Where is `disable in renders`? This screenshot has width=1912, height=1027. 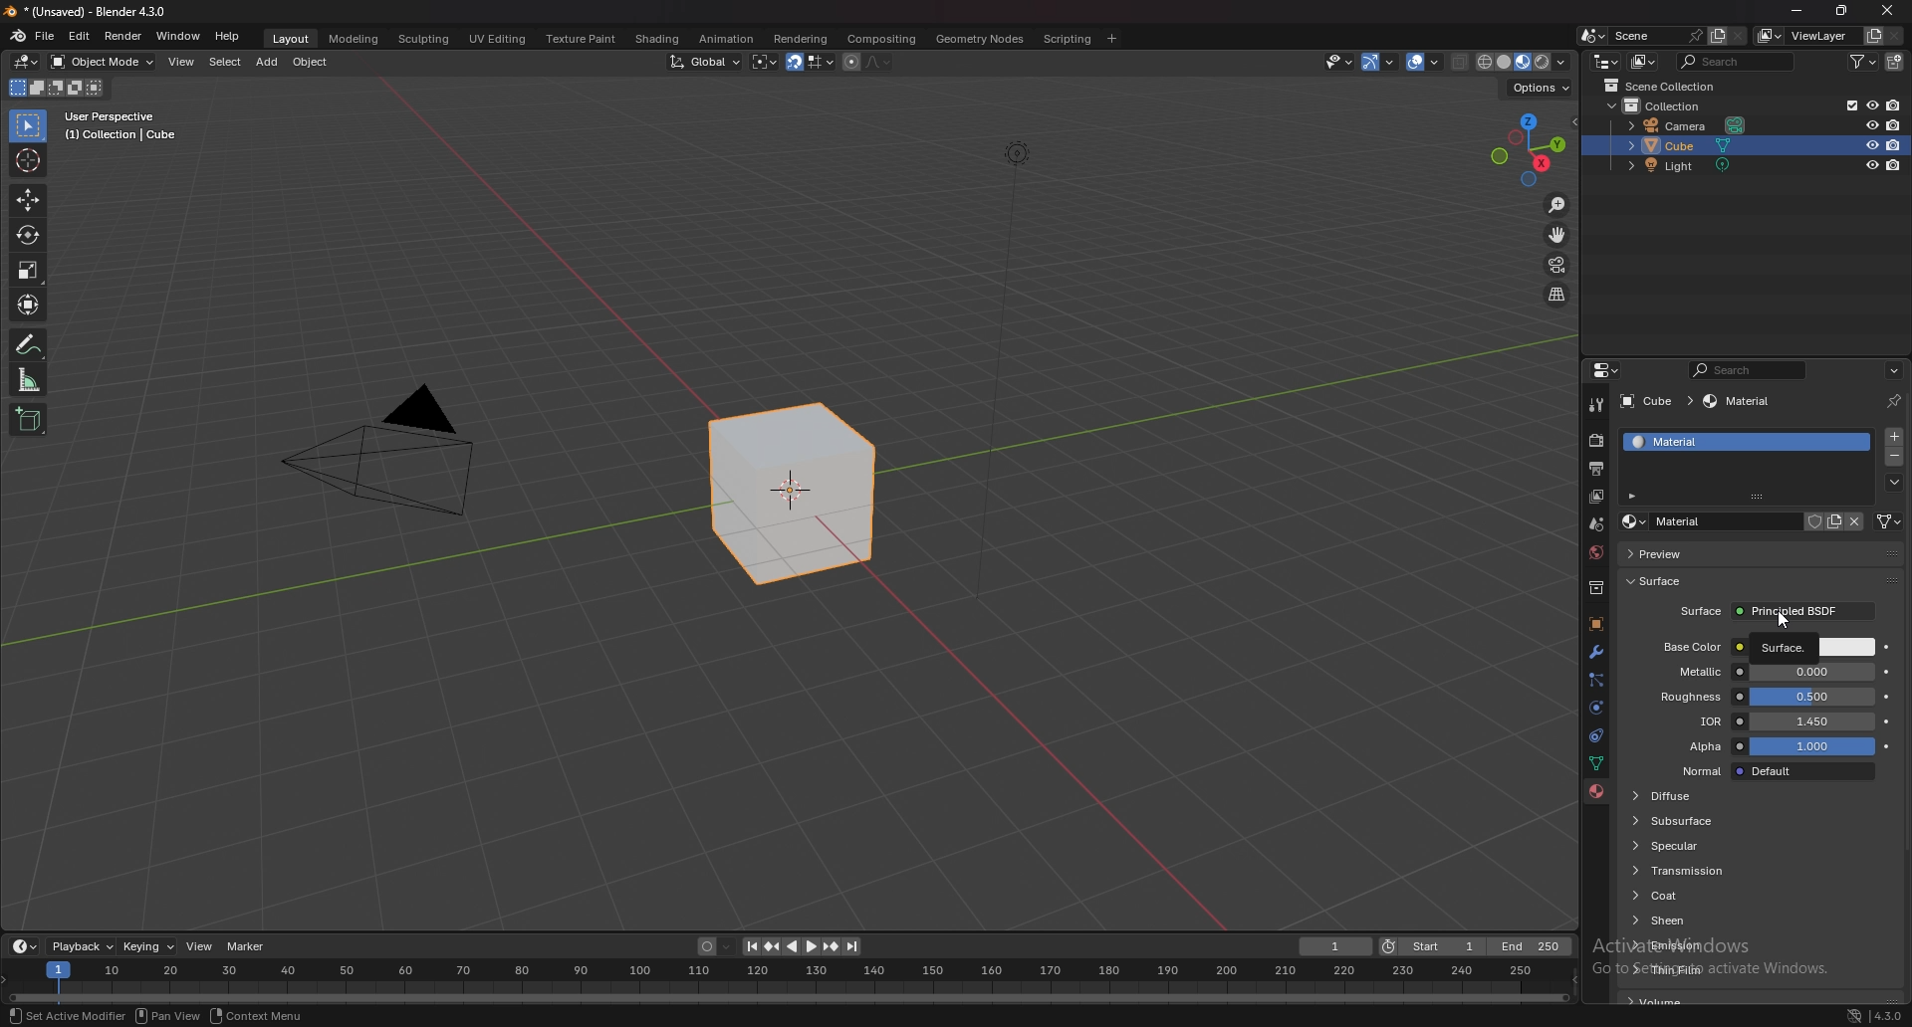 disable in renders is located at coordinates (1894, 165).